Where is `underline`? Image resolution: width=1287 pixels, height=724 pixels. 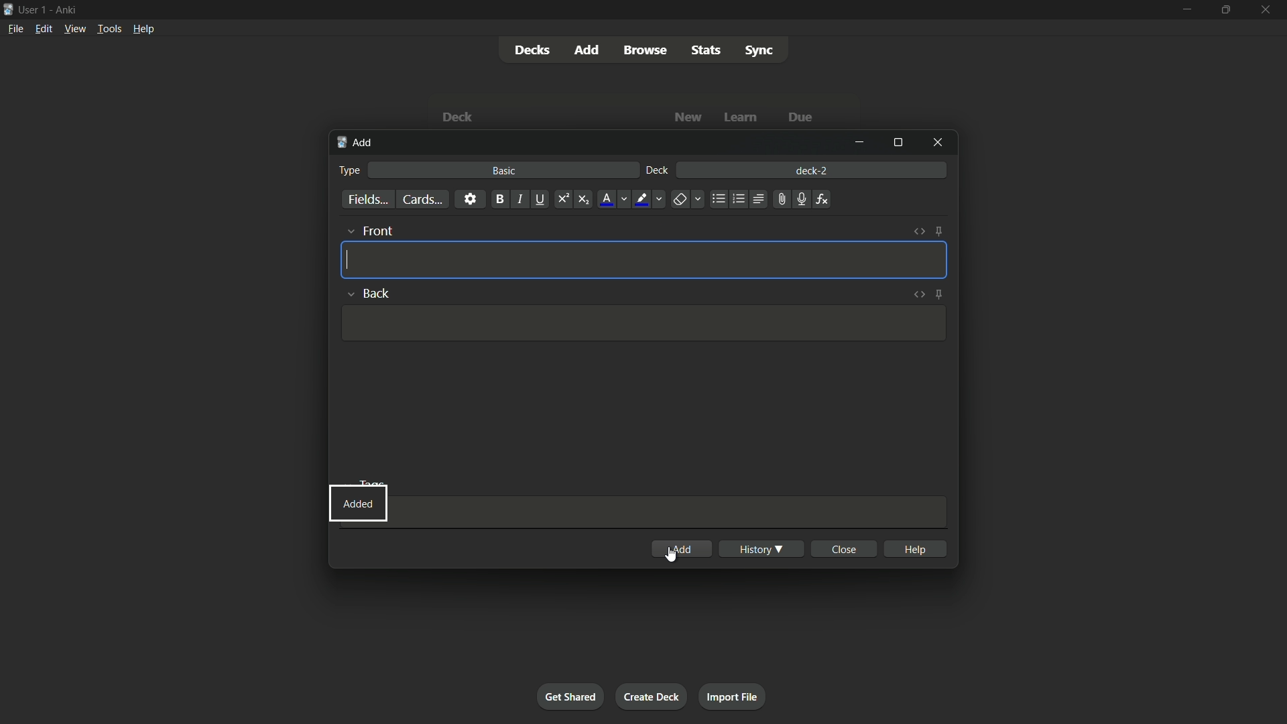 underline is located at coordinates (541, 200).